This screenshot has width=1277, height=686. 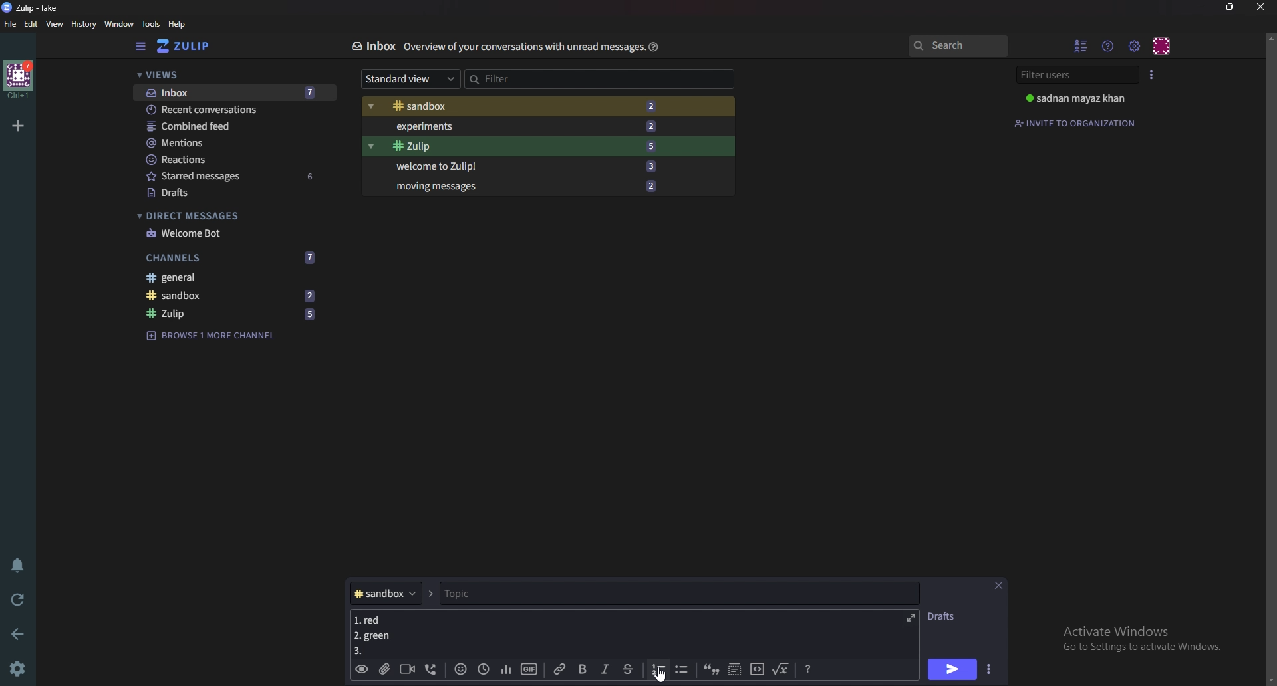 I want to click on Reload, so click(x=20, y=598).